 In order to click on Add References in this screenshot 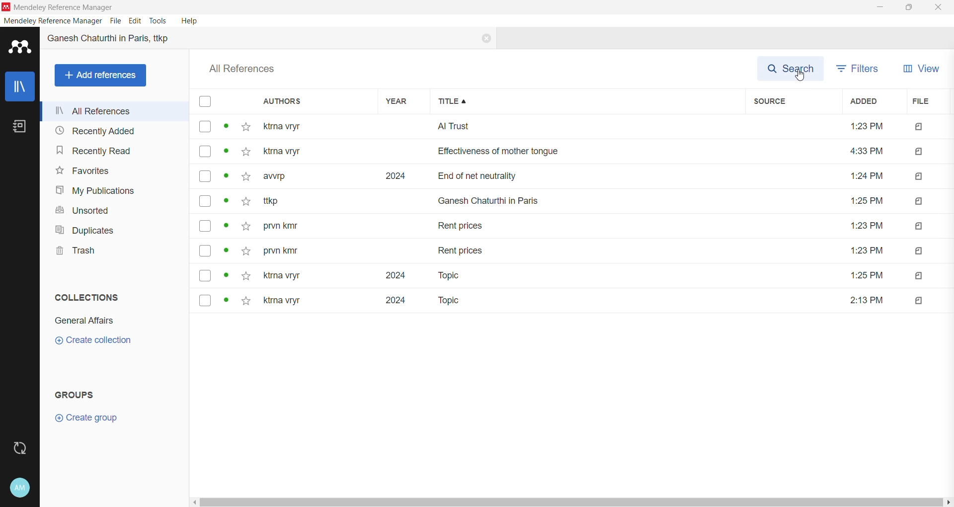, I will do `click(100, 76)`.